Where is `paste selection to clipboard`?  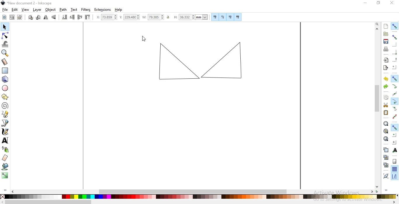 paste selection to clipboard is located at coordinates (386, 112).